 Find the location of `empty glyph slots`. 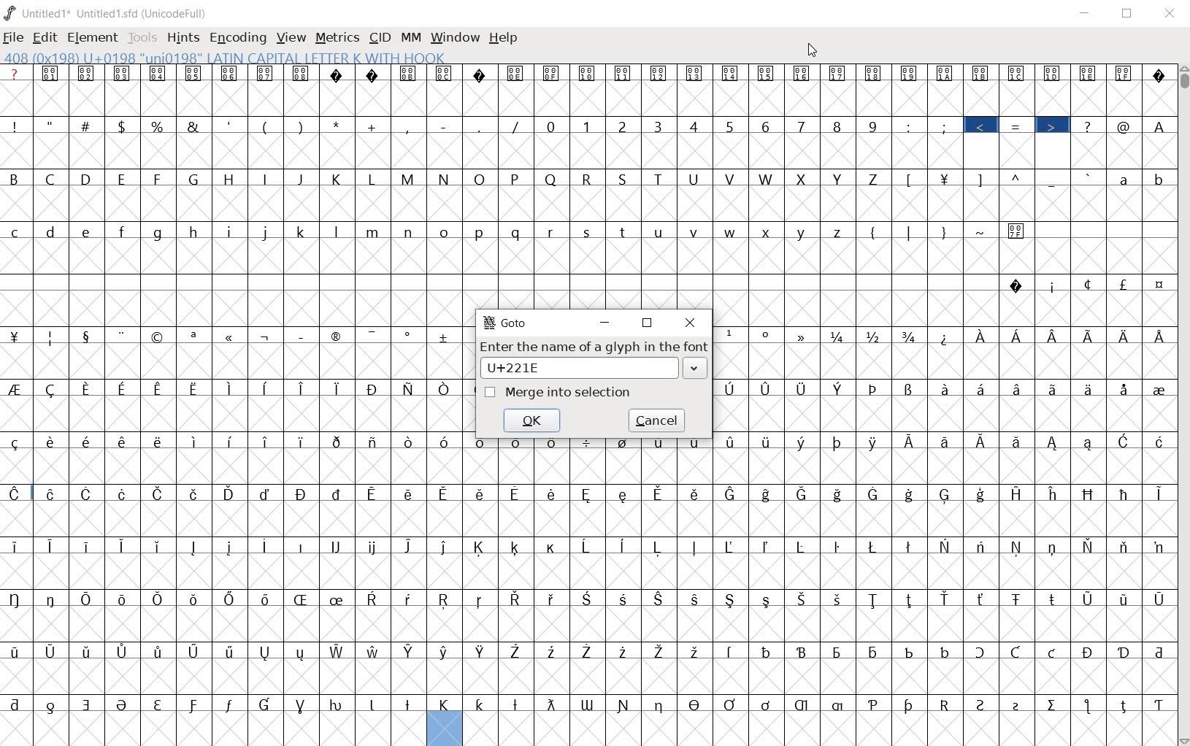

empty glyph slots is located at coordinates (232, 362).